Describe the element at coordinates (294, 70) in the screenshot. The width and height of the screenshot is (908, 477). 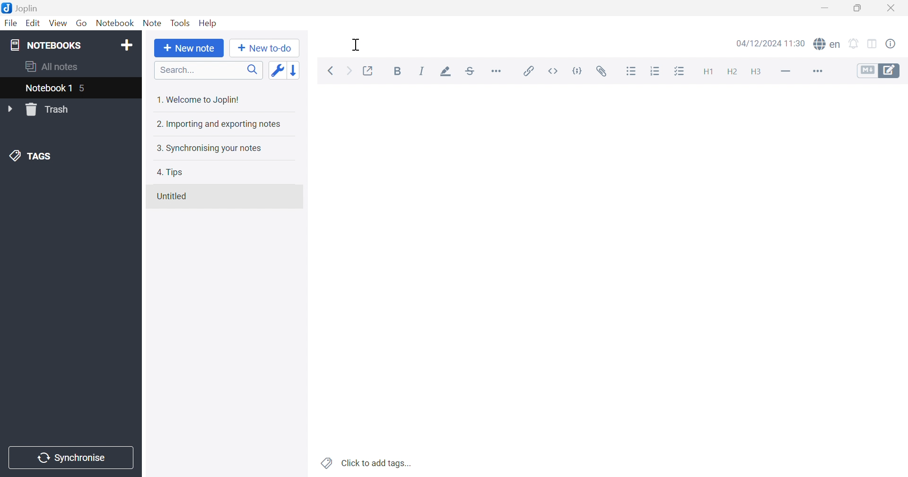
I see `Reverse sort order` at that location.